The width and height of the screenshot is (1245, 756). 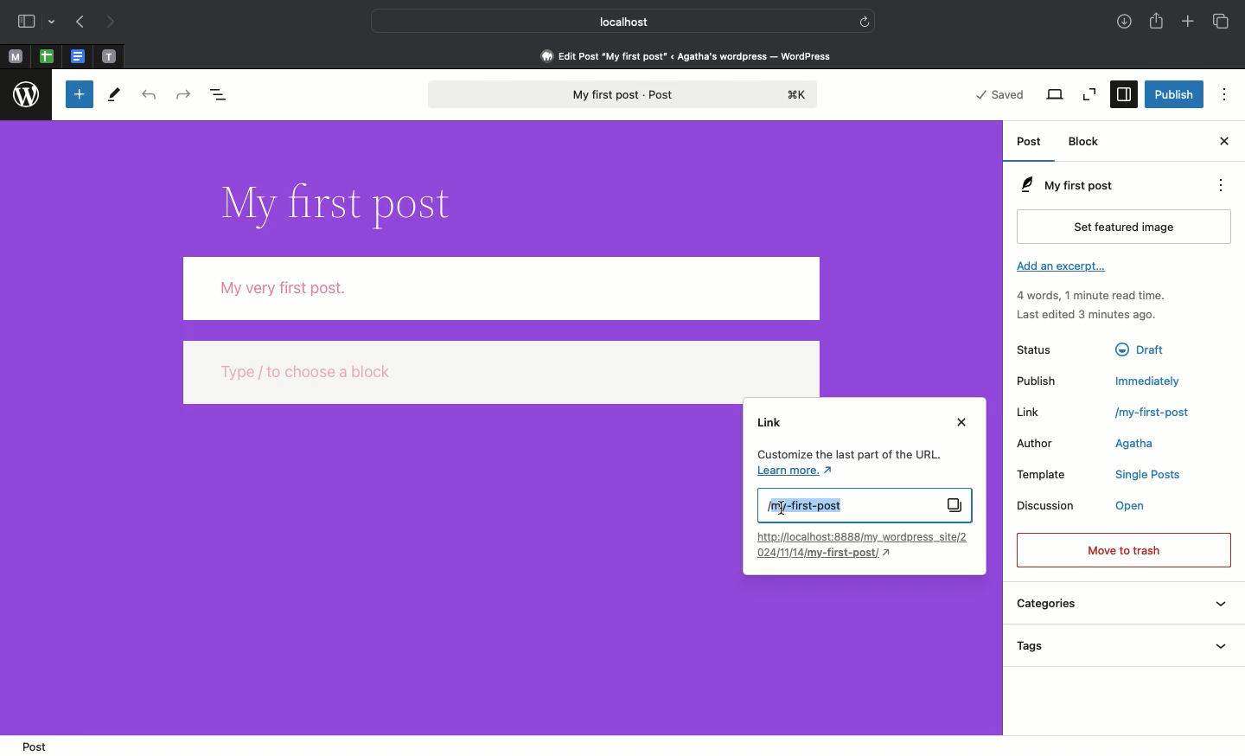 I want to click on Title, so click(x=346, y=205).